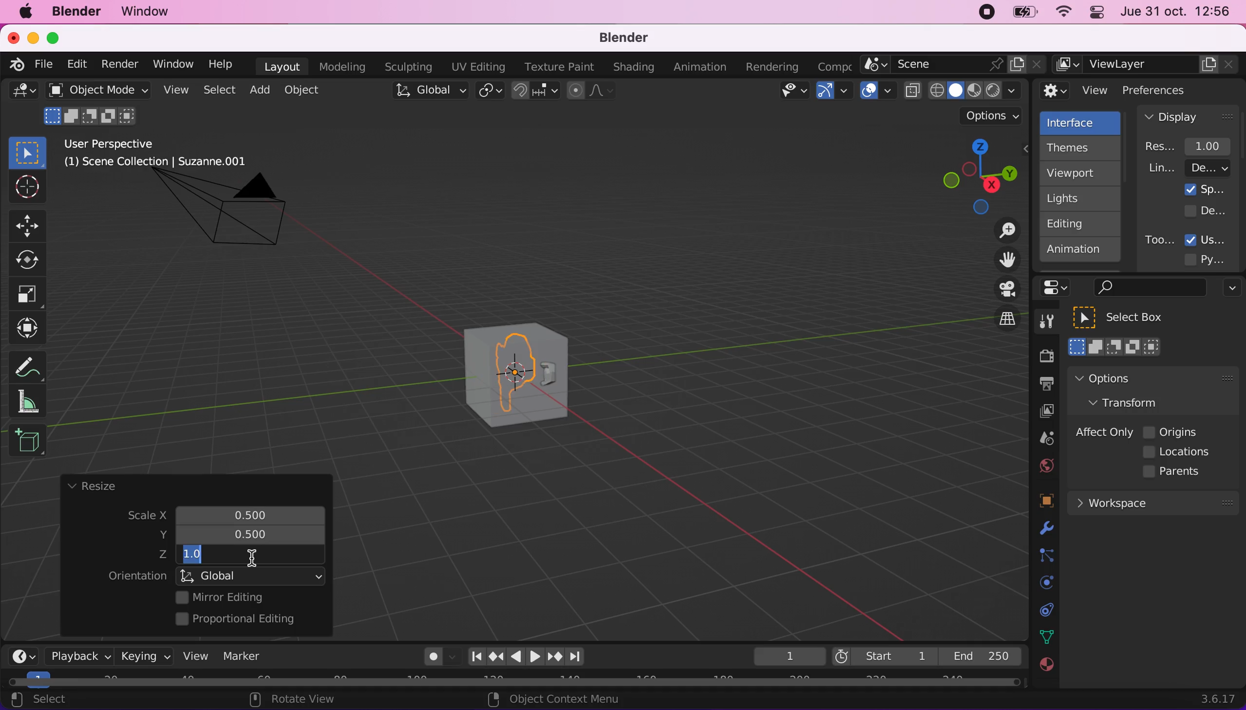 Image resolution: width=1246 pixels, height=710 pixels. I want to click on 3.6.17, so click(1221, 699).